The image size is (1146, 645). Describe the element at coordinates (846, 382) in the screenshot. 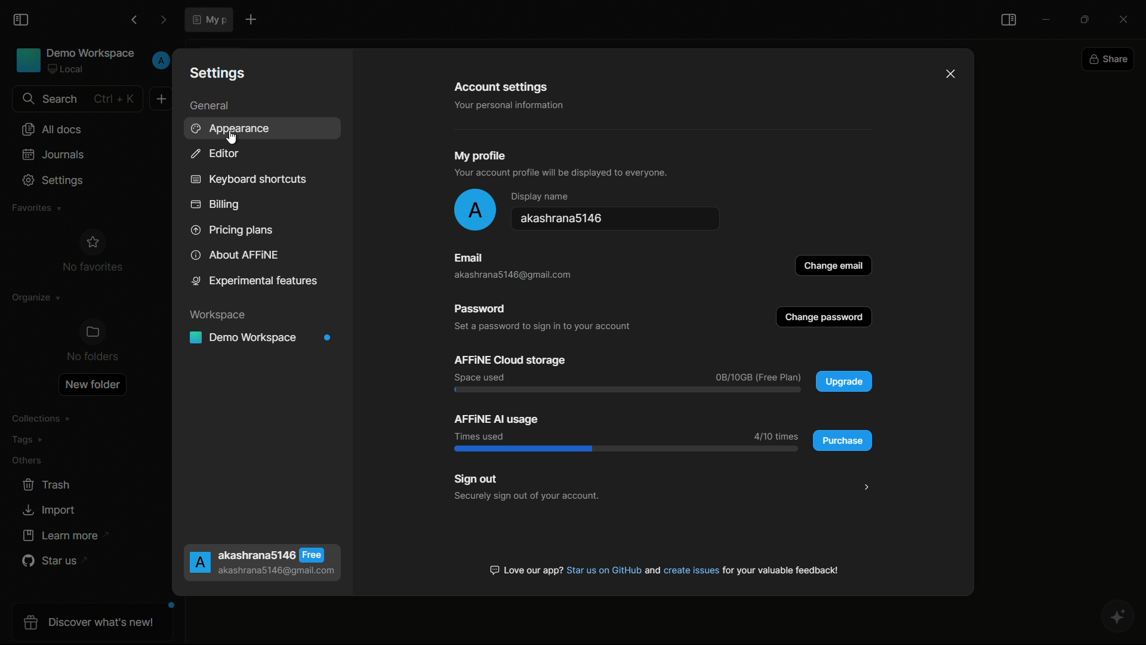

I see `Upgrade` at that location.